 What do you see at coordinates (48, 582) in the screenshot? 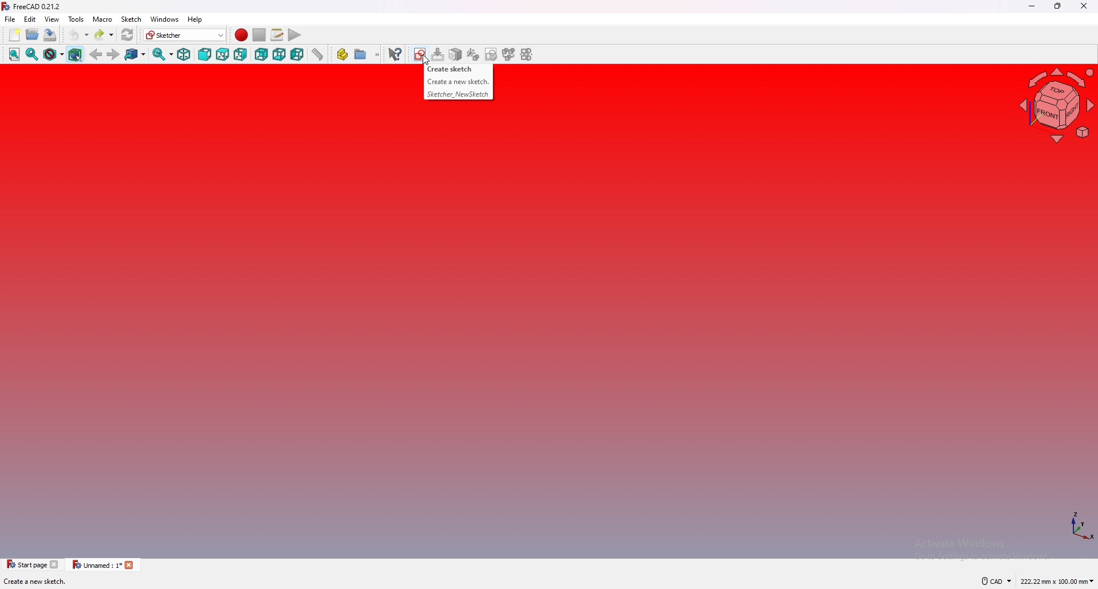
I see `description` at bounding box center [48, 582].